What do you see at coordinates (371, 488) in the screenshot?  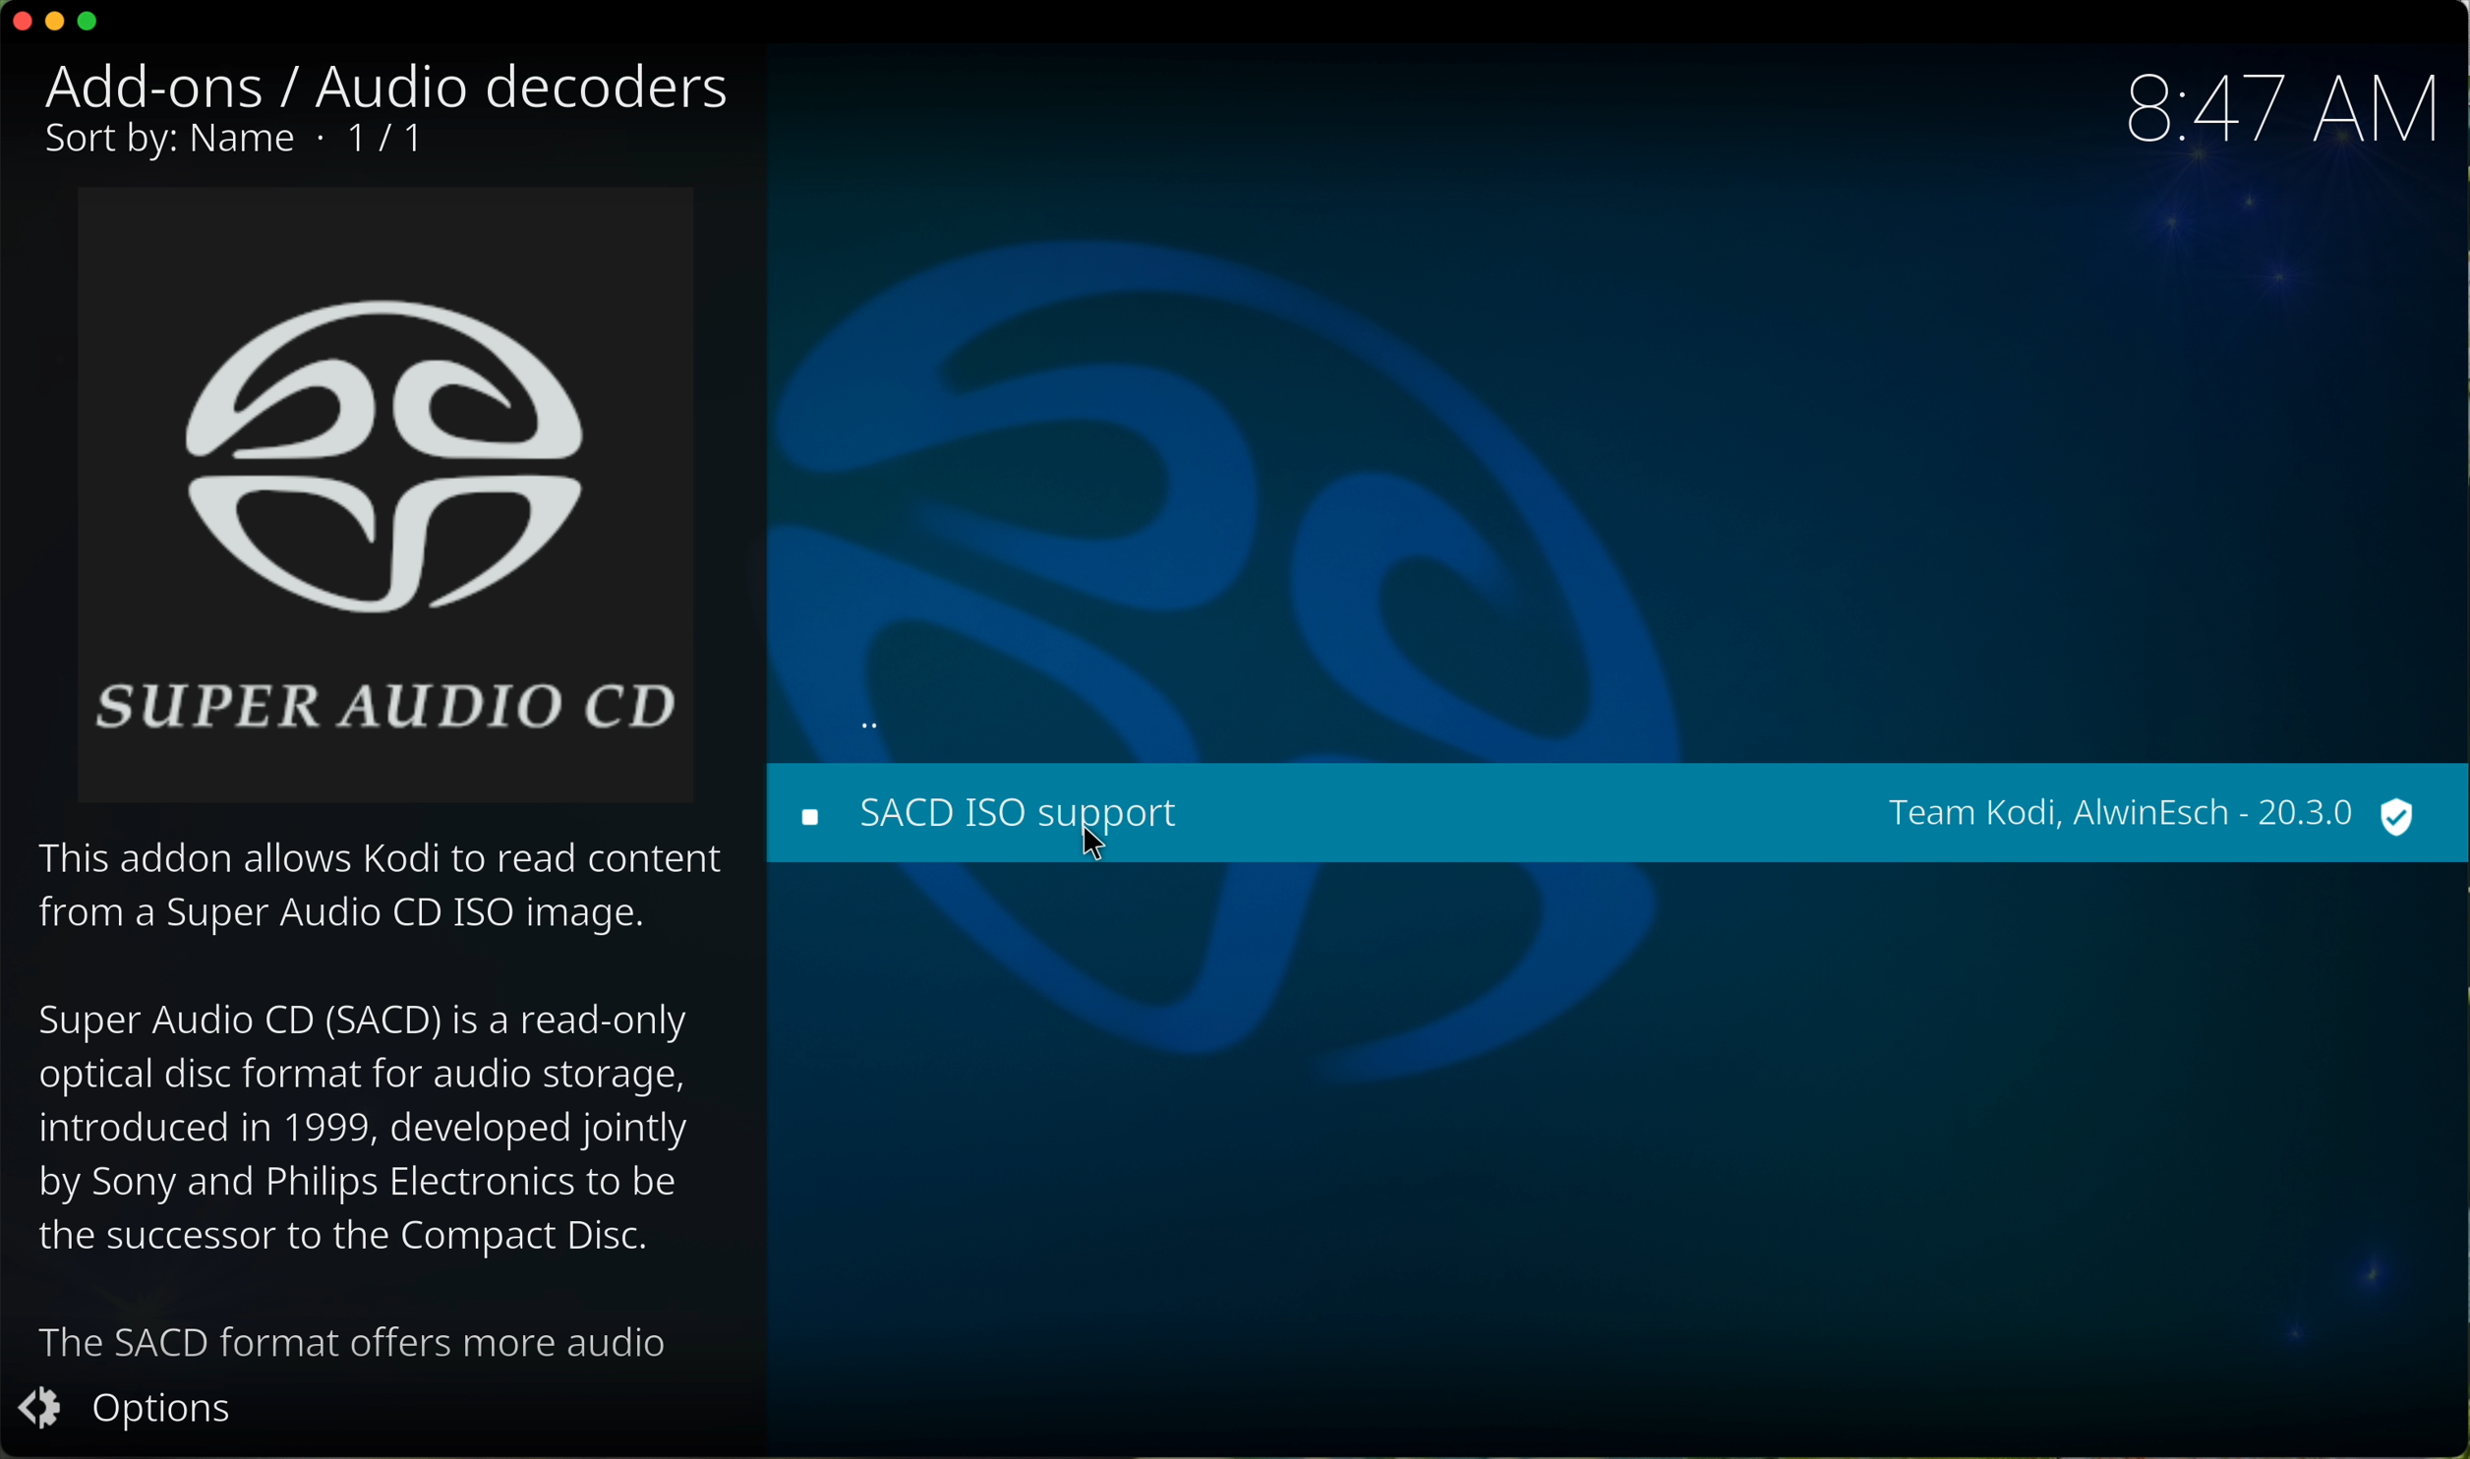 I see `super audio CD image` at bounding box center [371, 488].